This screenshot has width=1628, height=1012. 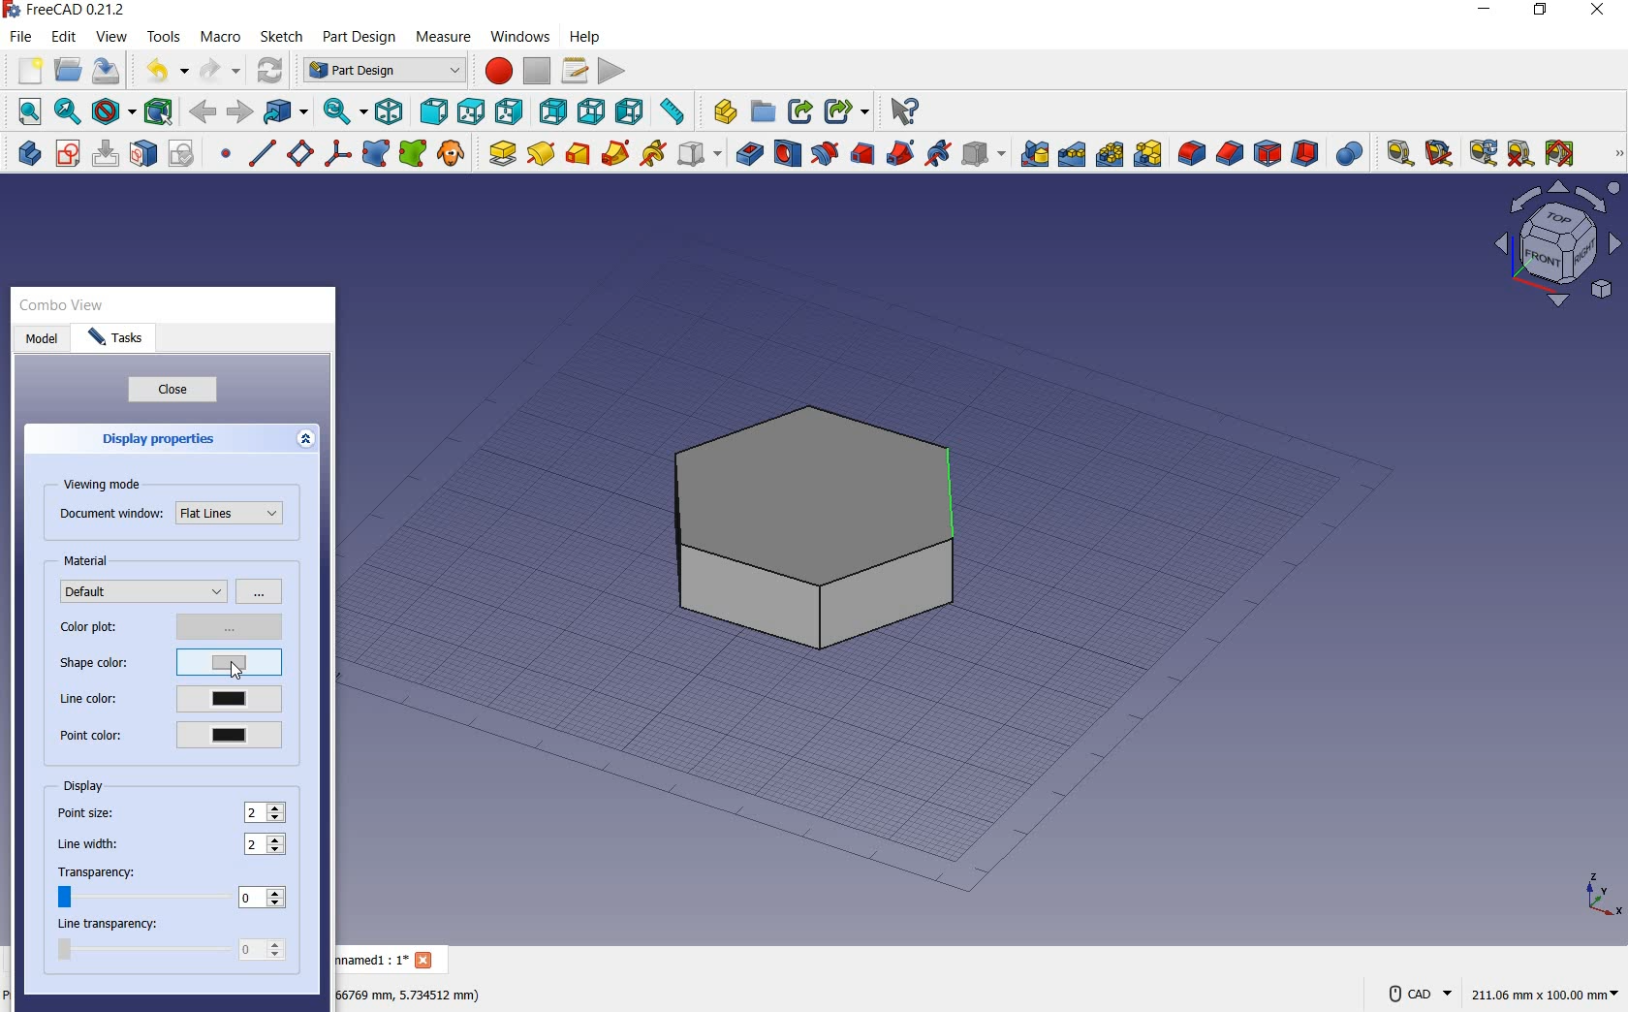 I want to click on close, so click(x=171, y=390).